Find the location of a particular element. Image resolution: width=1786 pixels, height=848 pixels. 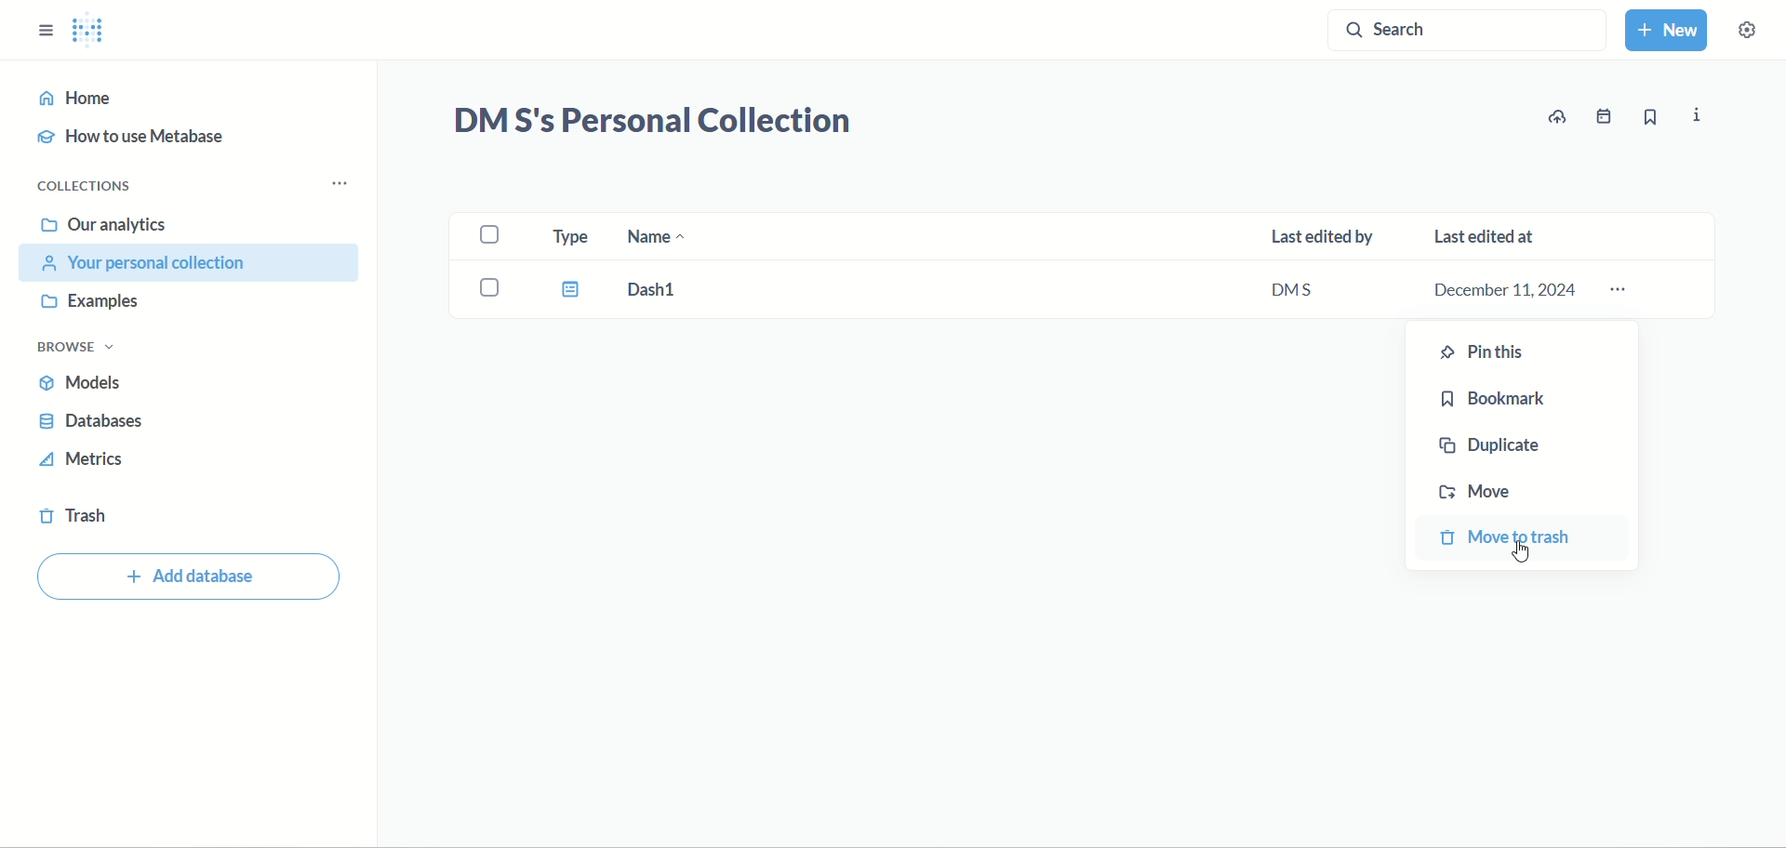

duplicate is located at coordinates (1499, 449).